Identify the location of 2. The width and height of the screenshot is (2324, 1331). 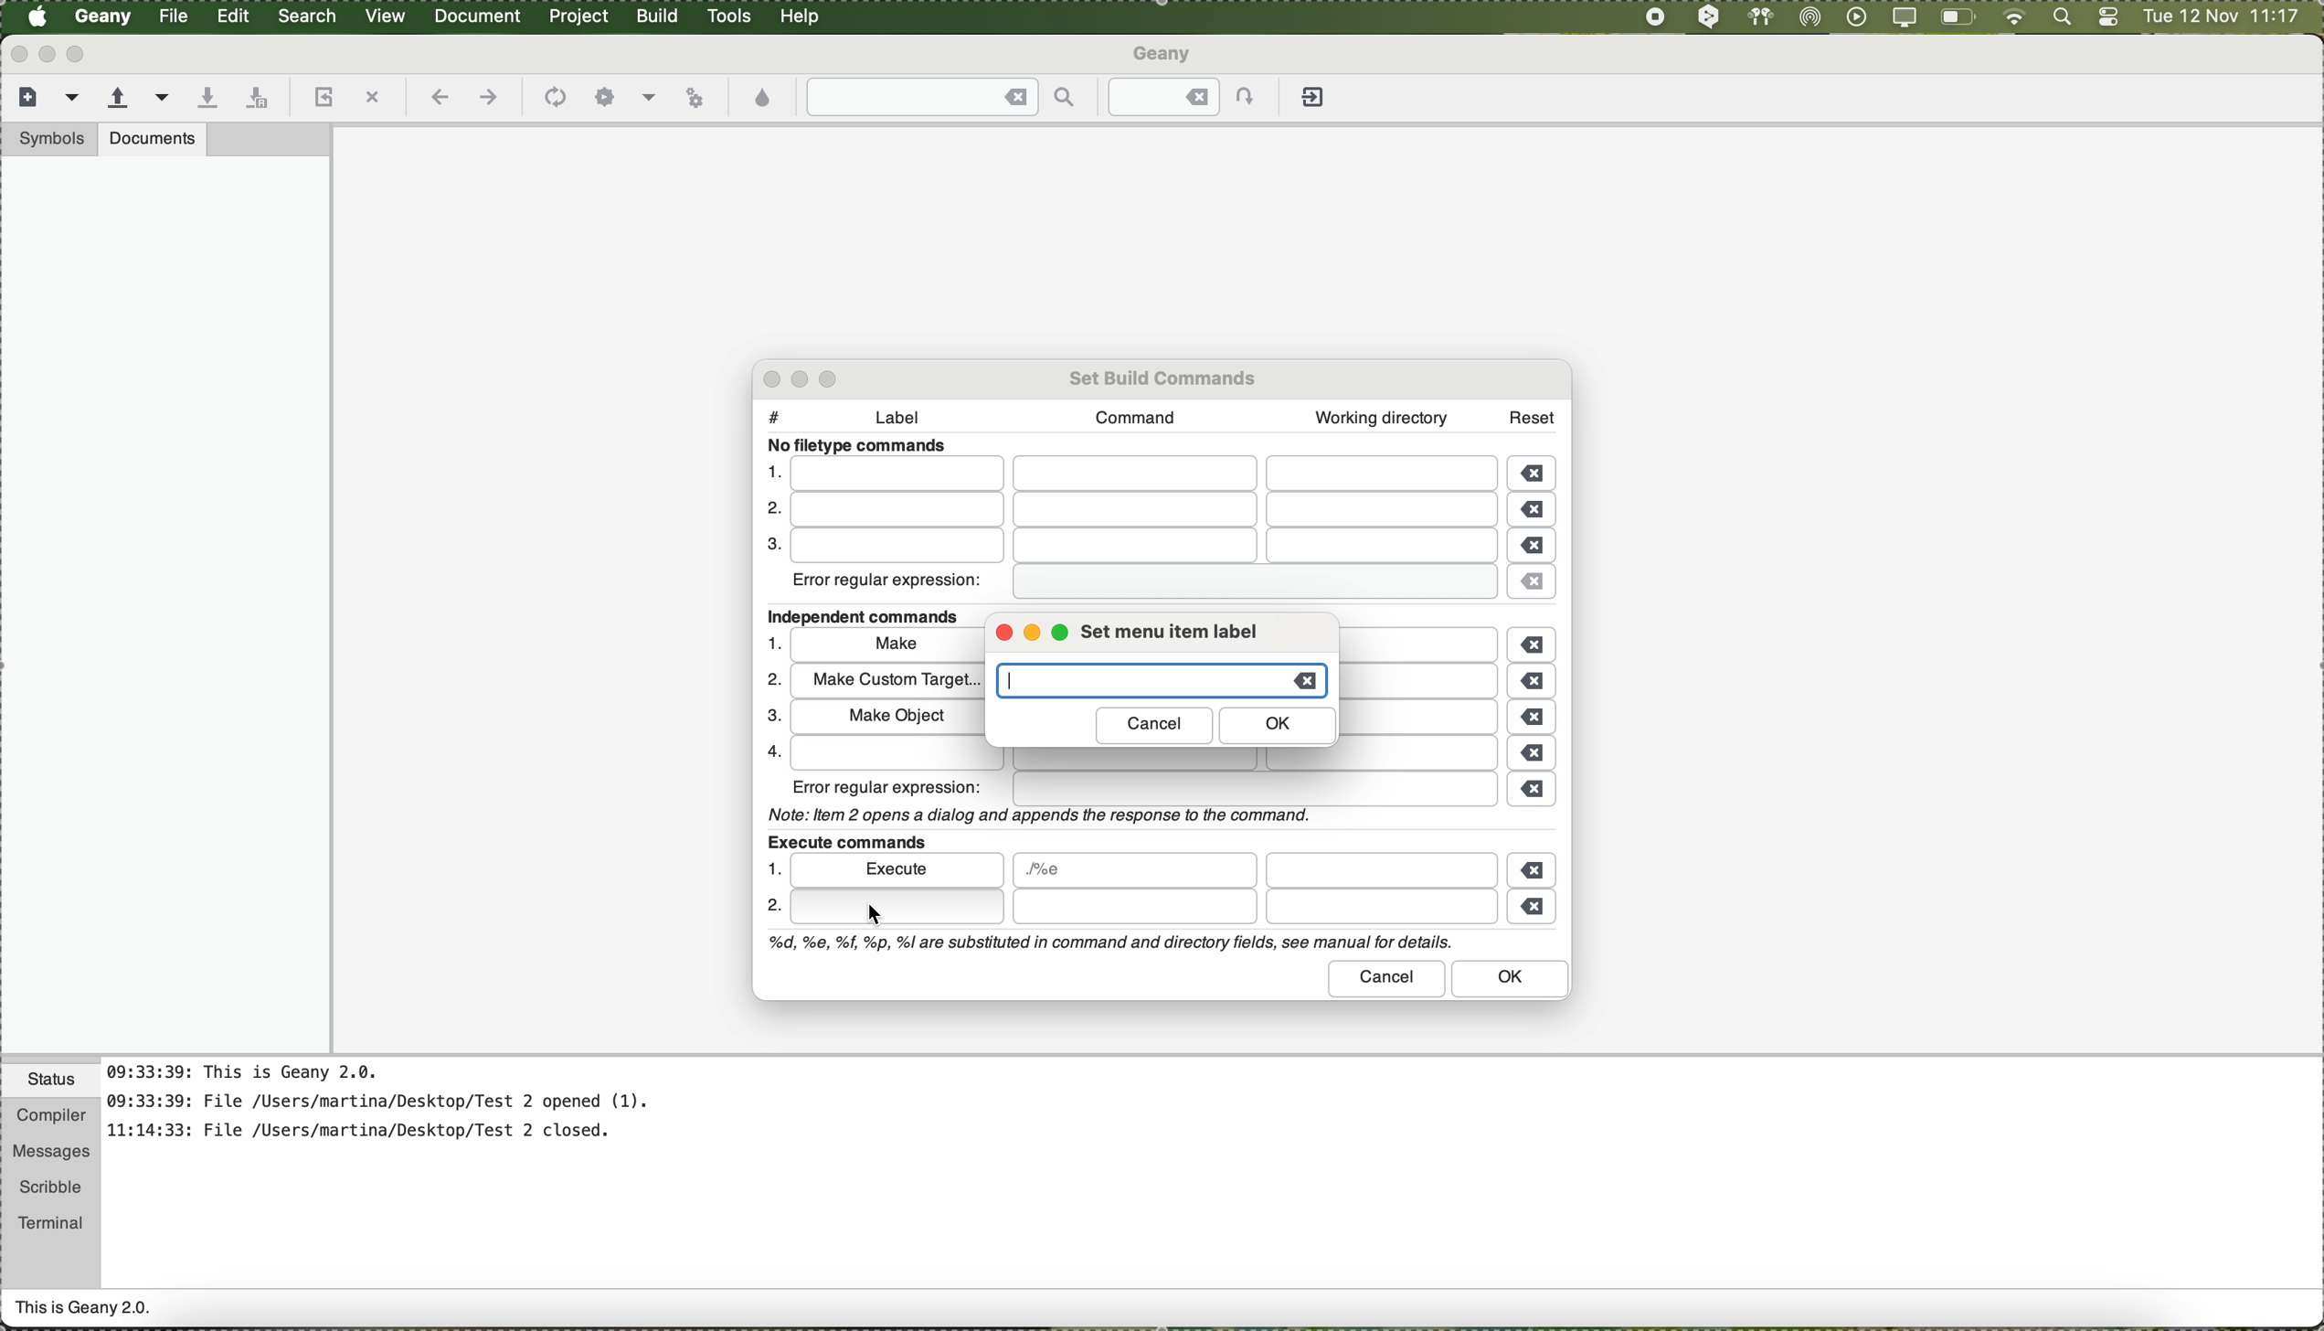
(770, 680).